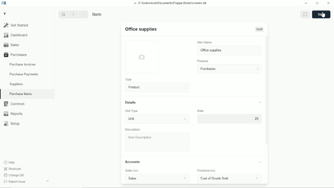 This screenshot has width=334, height=188. Describe the element at coordinates (14, 175) in the screenshot. I see `change DB` at that location.